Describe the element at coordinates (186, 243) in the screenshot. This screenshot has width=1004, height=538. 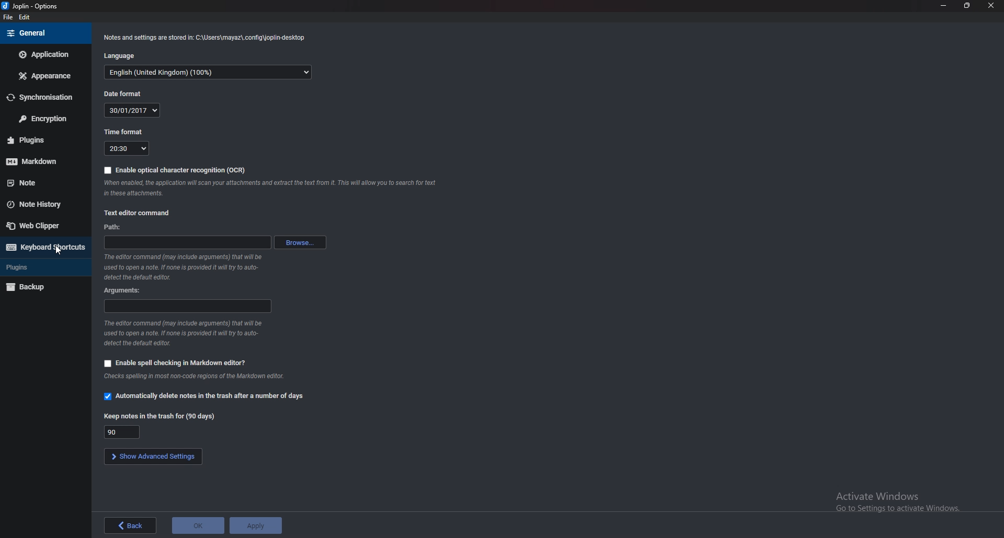
I see `path` at that location.